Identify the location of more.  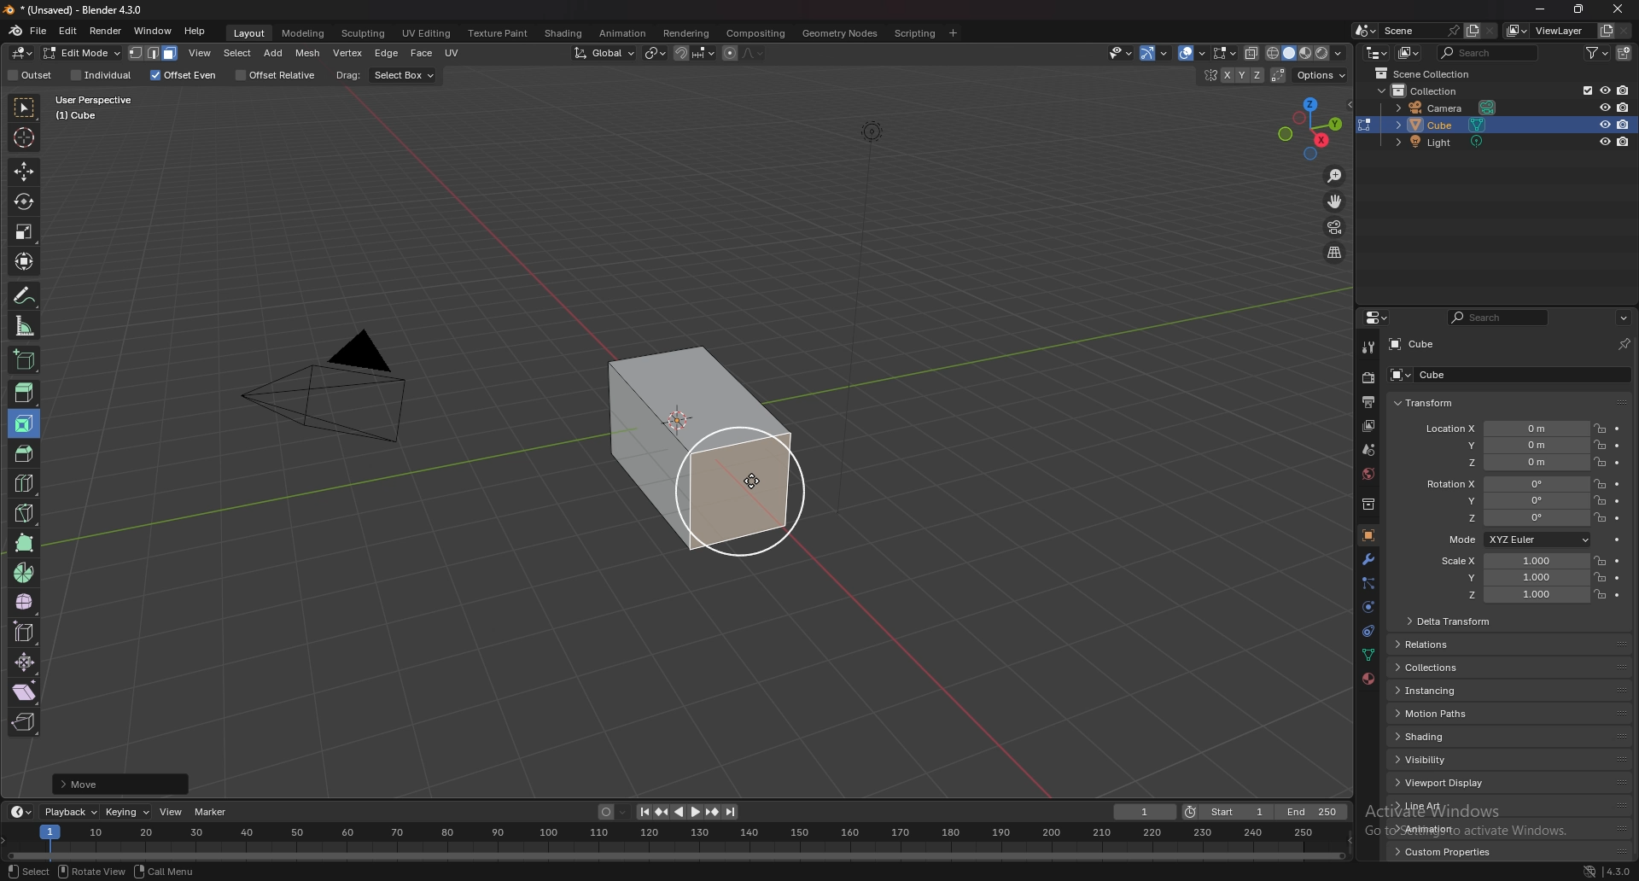
(94, 784).